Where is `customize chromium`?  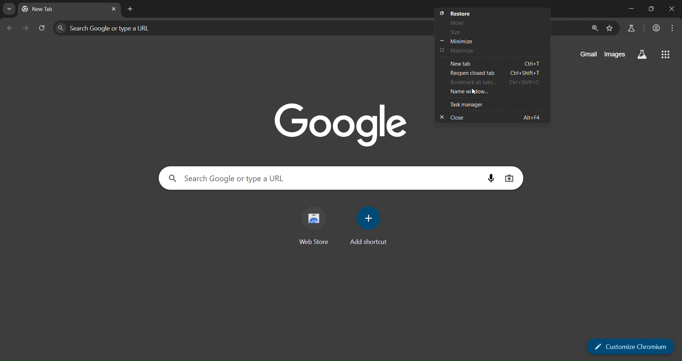 customize chromium is located at coordinates (631, 346).